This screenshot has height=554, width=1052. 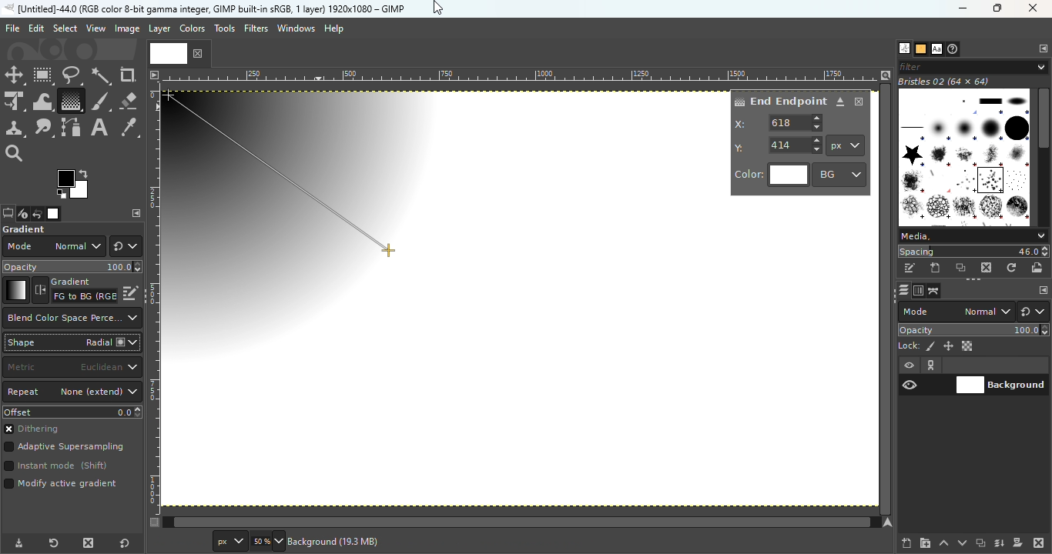 I want to click on Edit this brush, so click(x=910, y=269).